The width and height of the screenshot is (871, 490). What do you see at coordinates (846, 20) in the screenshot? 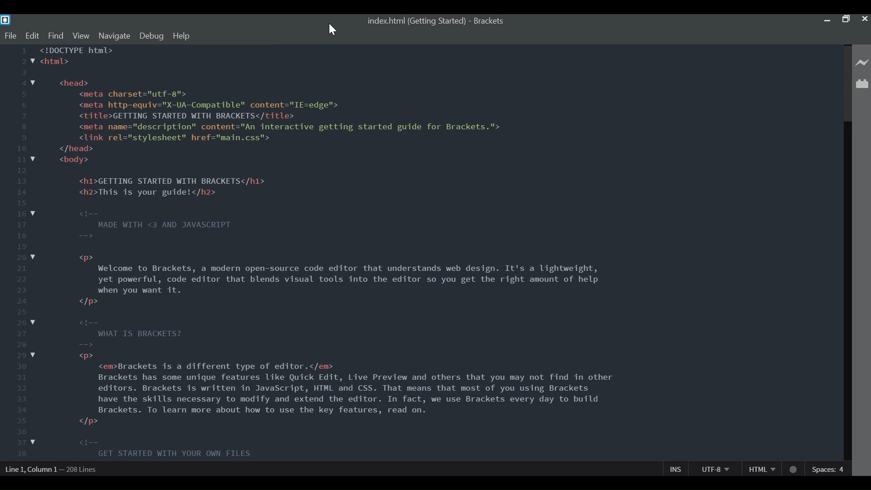
I see `Restore` at bounding box center [846, 20].